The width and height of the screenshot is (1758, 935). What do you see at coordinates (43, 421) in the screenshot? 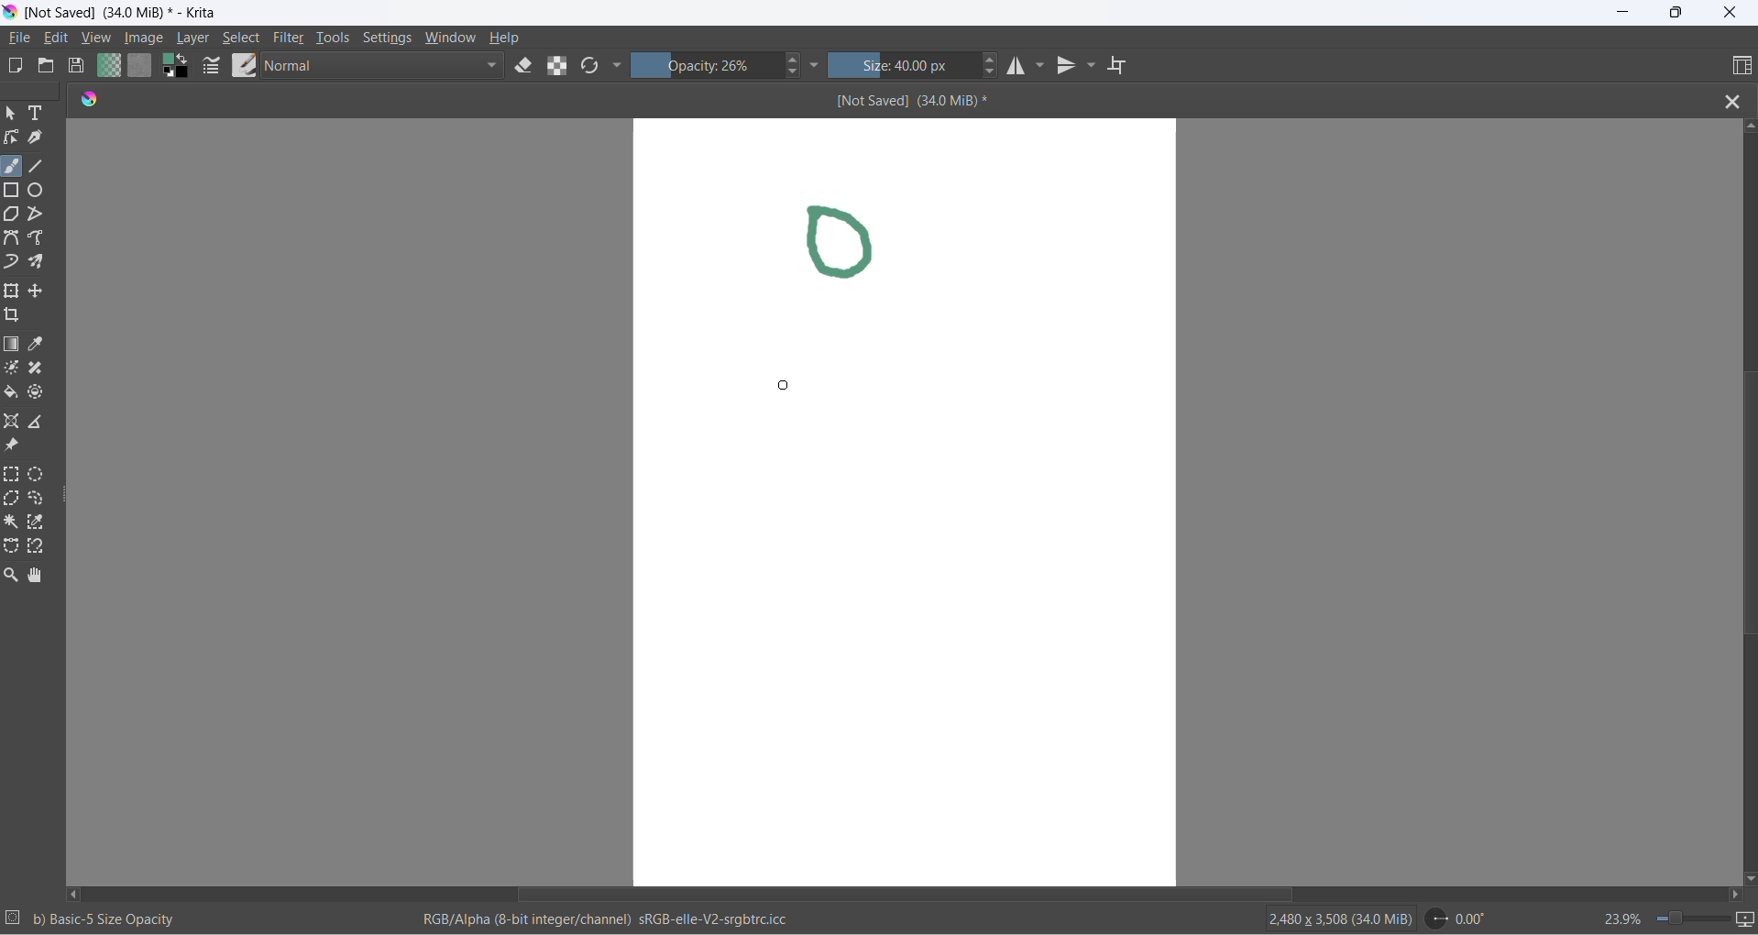
I see `measure the distance between two points` at bounding box center [43, 421].